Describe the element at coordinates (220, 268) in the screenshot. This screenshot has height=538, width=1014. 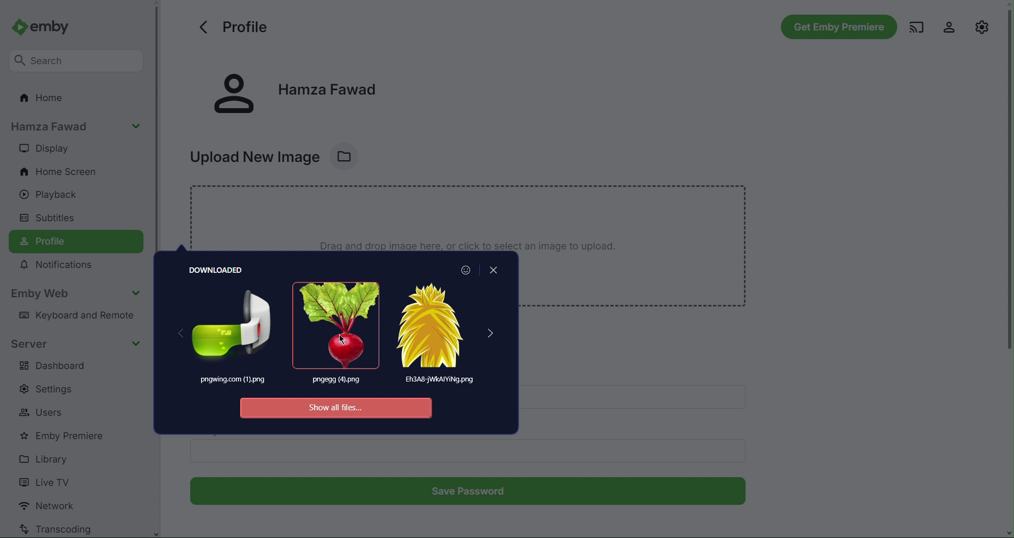
I see `Downloaded` at that location.